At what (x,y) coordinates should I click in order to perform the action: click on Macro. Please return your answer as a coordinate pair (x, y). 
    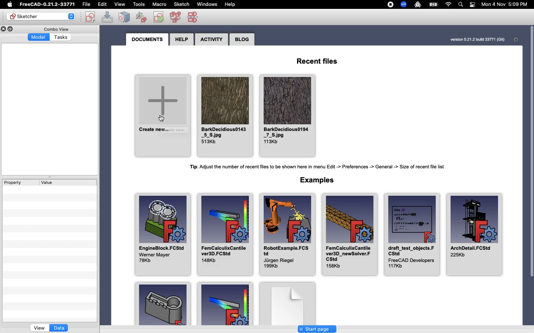
    Looking at the image, I should click on (159, 4).